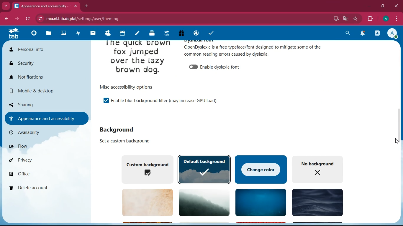 Image resolution: width=403 pixels, height=226 pixels. Describe the element at coordinates (202, 202) in the screenshot. I see `background` at that location.